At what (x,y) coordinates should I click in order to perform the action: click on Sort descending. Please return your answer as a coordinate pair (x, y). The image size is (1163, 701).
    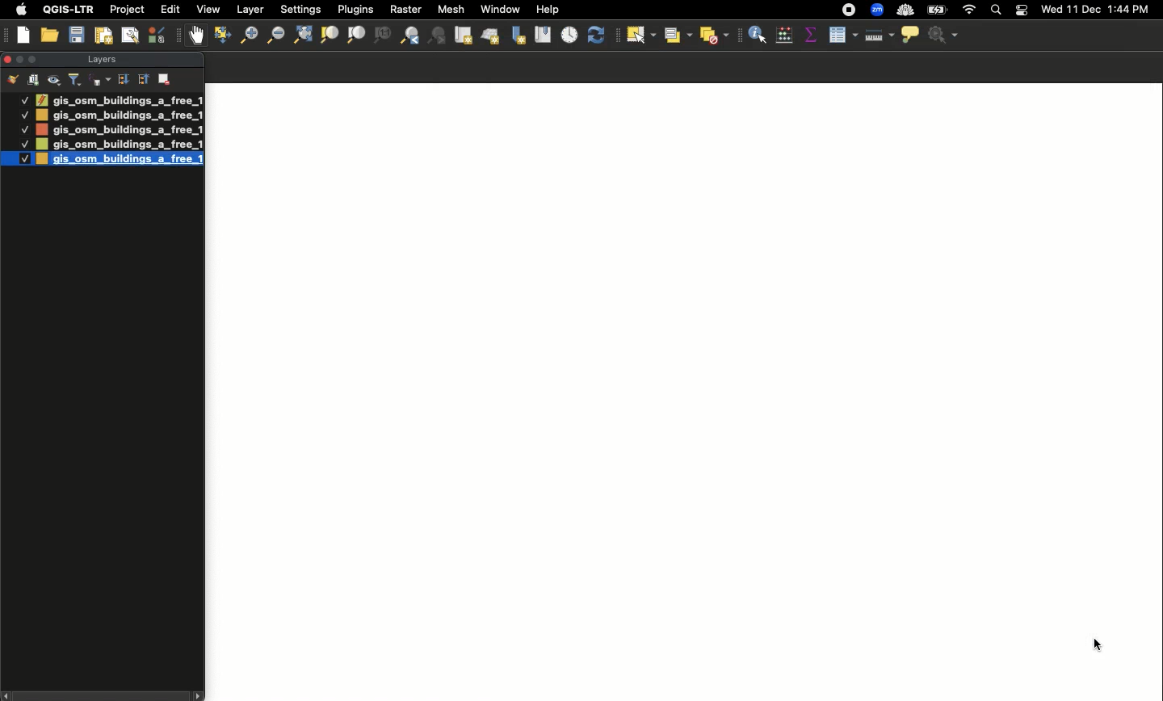
    Looking at the image, I should click on (123, 80).